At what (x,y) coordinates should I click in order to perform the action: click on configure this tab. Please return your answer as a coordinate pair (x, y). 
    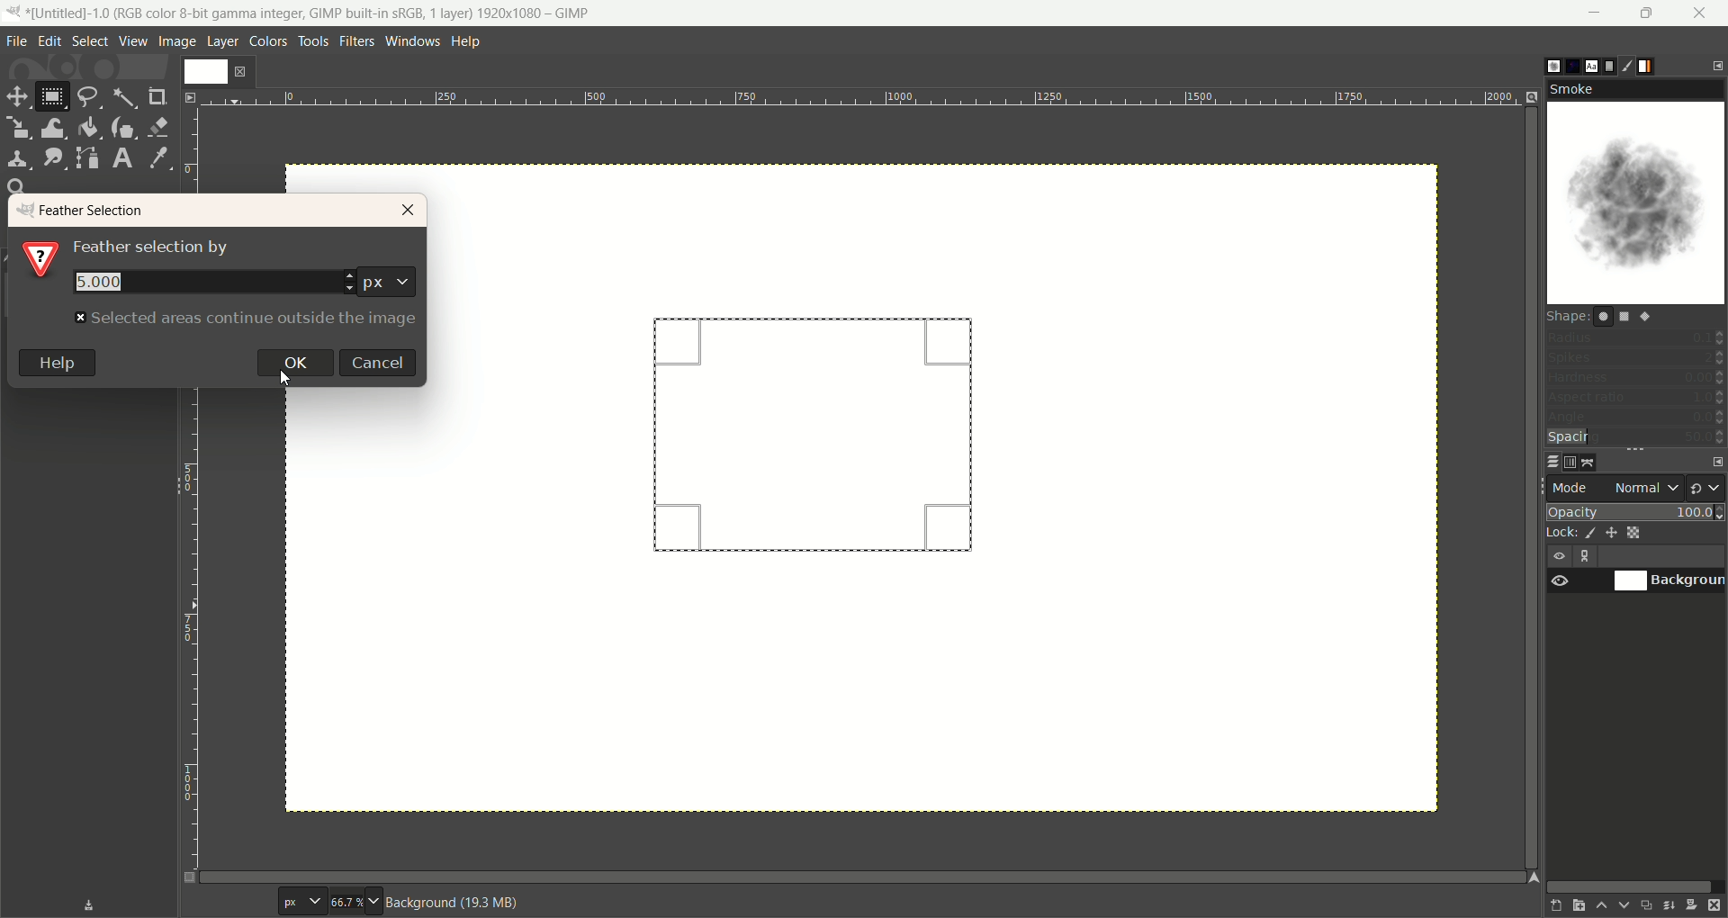
    Looking at the image, I should click on (1715, 66).